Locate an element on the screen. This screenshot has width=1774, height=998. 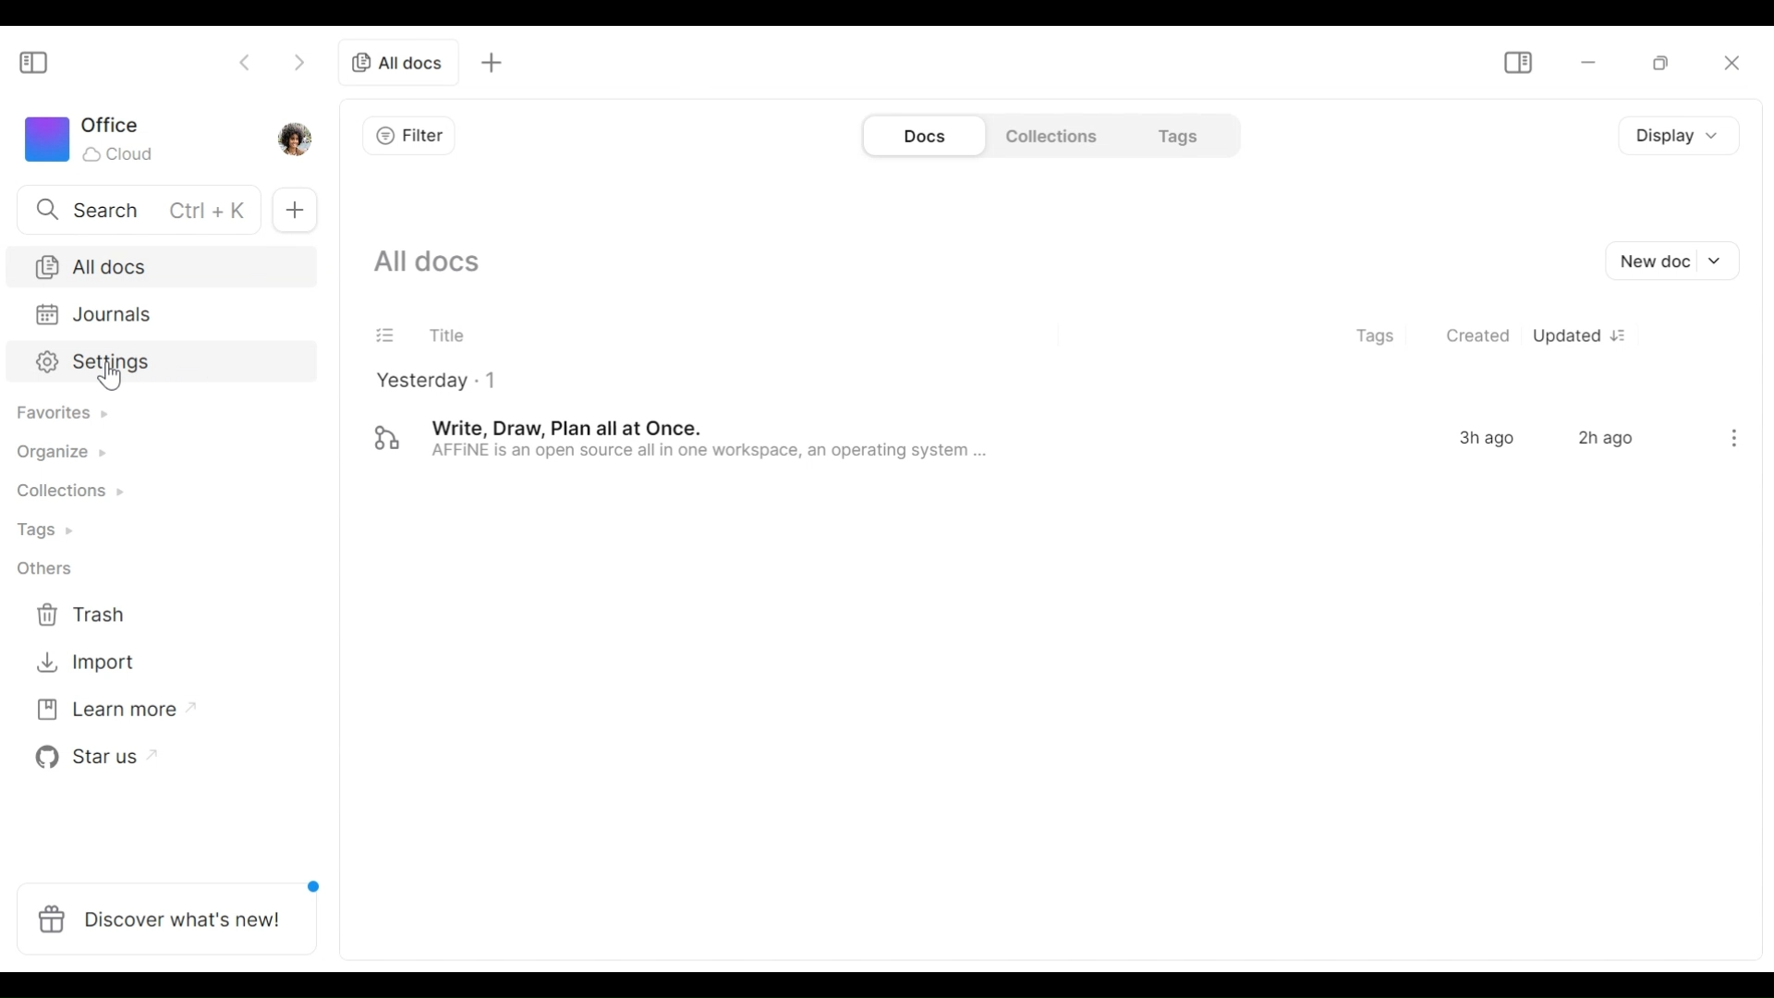
Tags is located at coordinates (1376, 335).